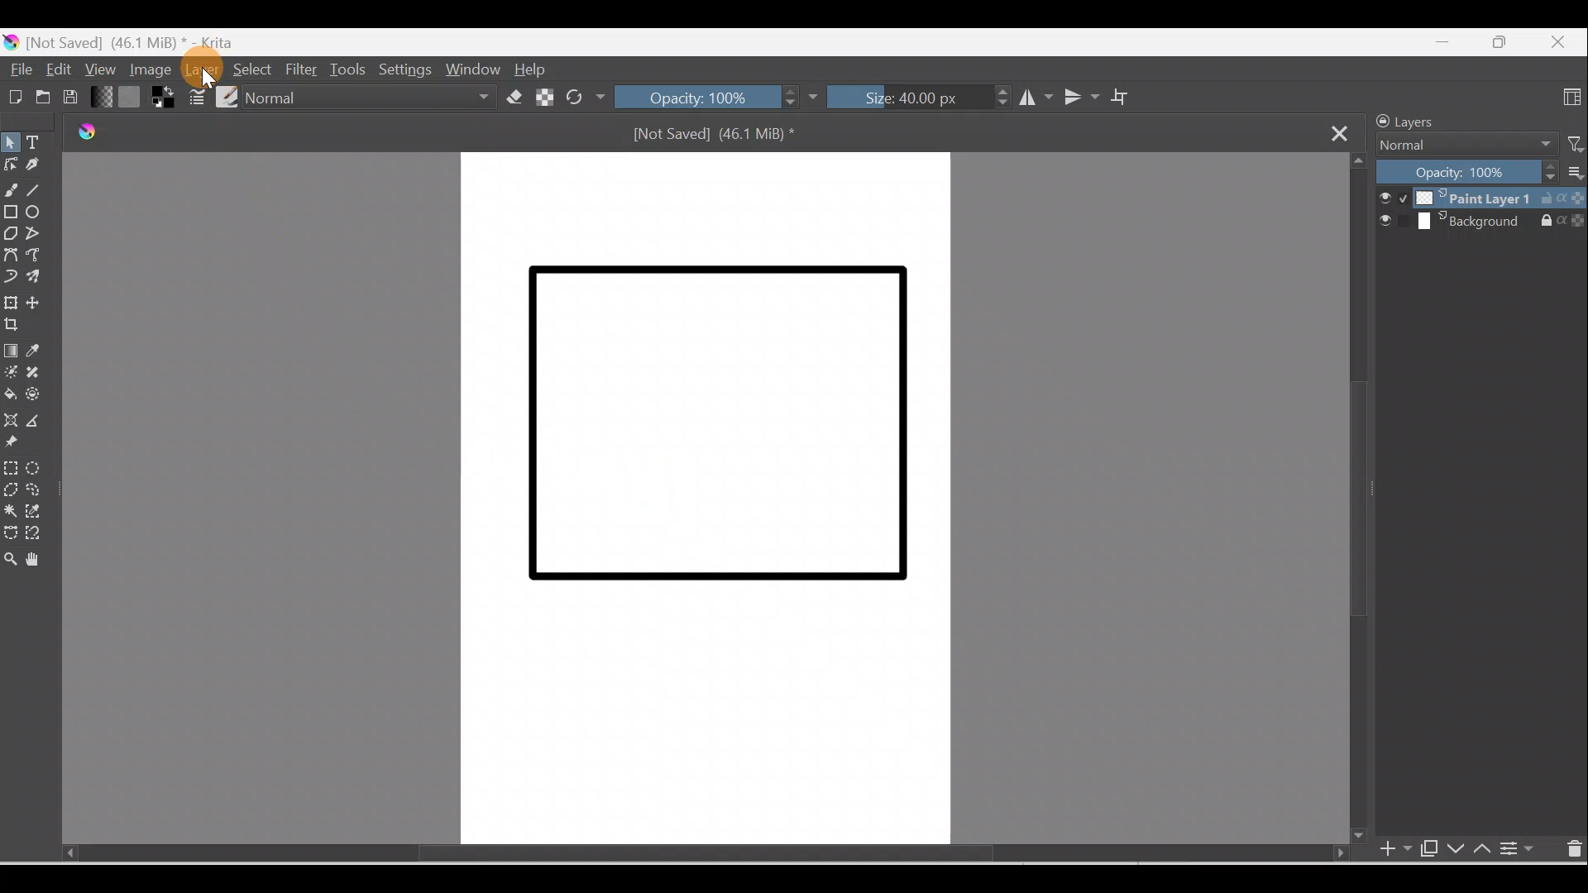 Image resolution: width=1588 pixels, height=893 pixels. Describe the element at coordinates (1425, 848) in the screenshot. I see `Duplicate layer/mask` at that location.